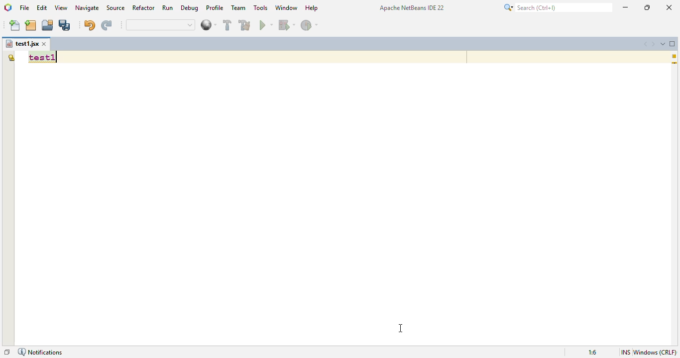  Describe the element at coordinates (65, 25) in the screenshot. I see `save all` at that location.